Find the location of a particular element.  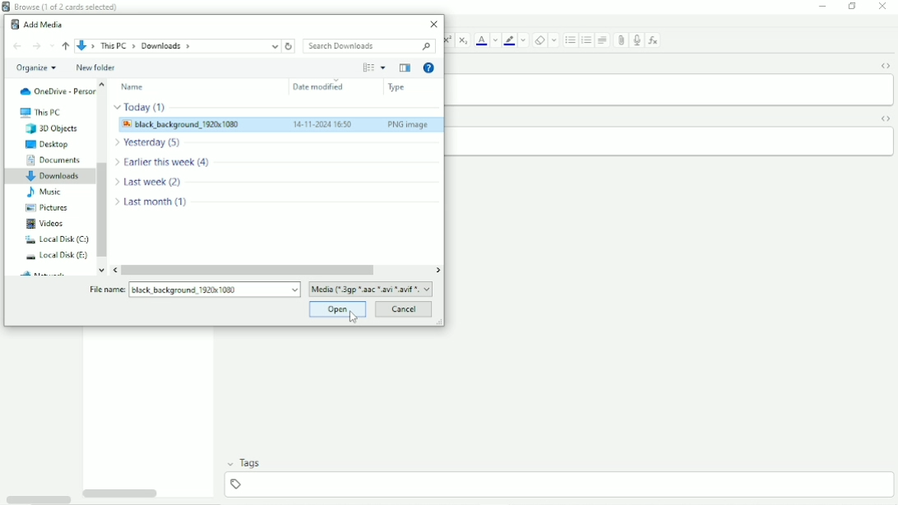

Downloads is located at coordinates (57, 177).